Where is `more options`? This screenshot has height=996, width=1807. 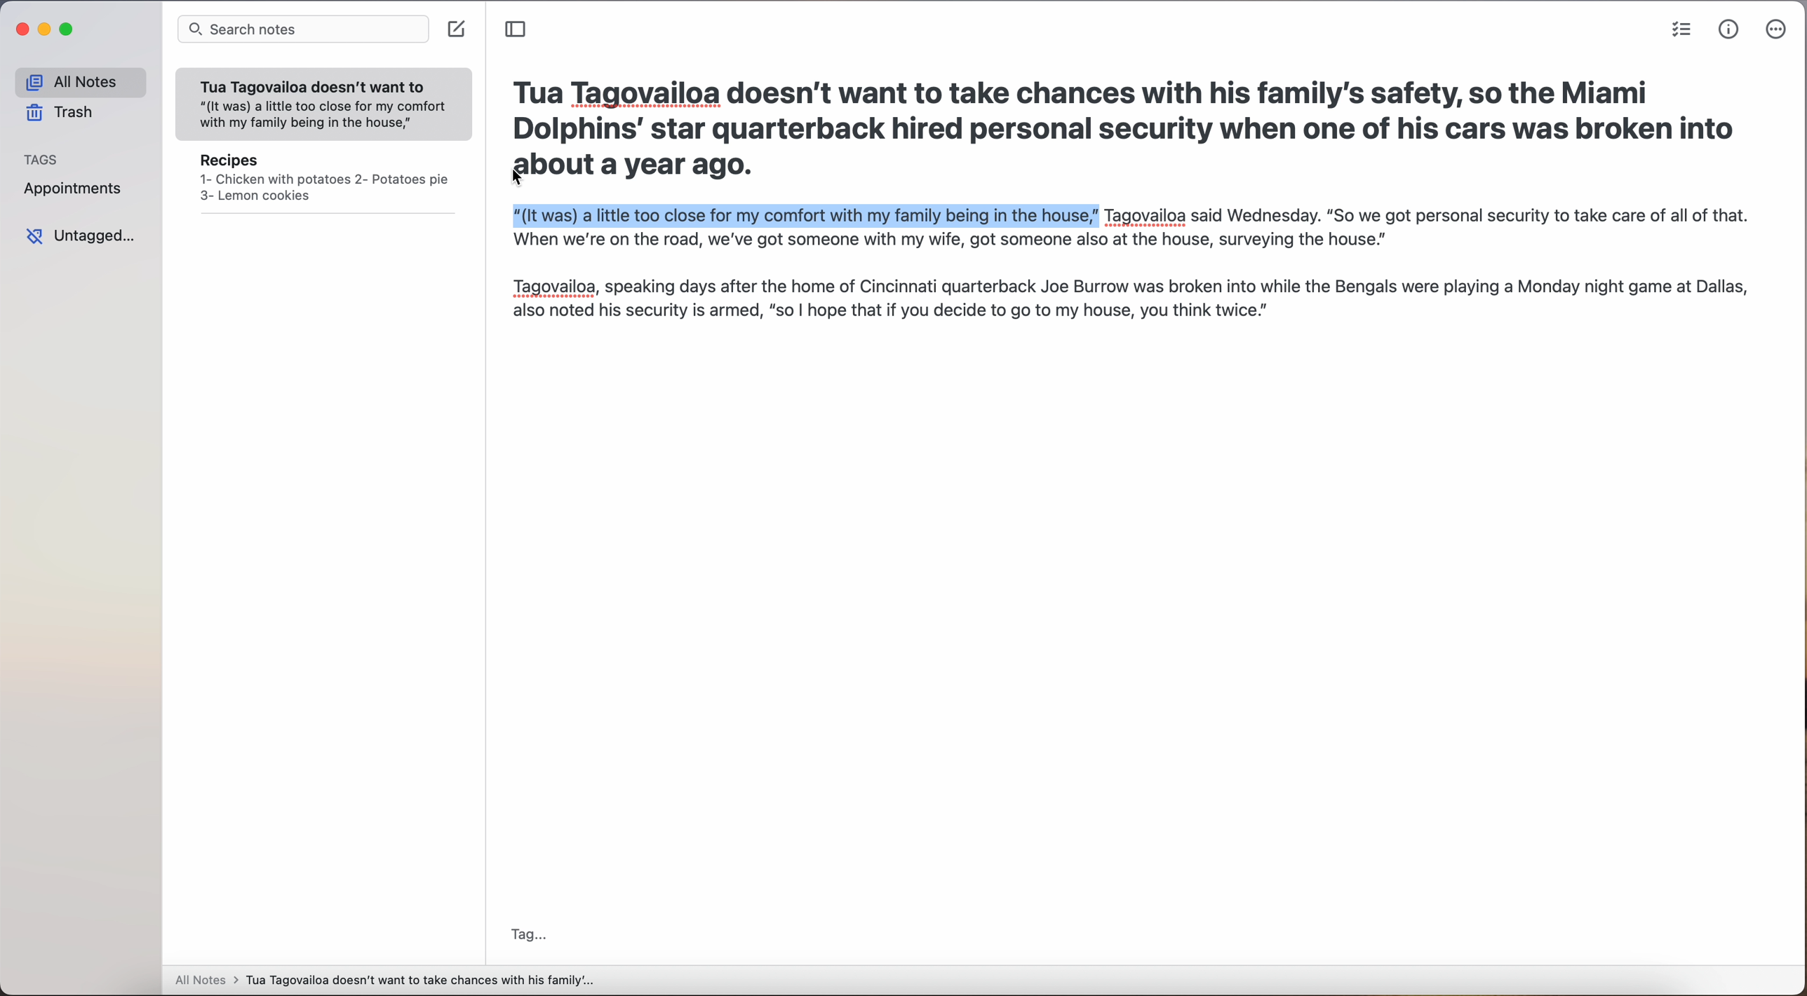 more options is located at coordinates (1778, 29).